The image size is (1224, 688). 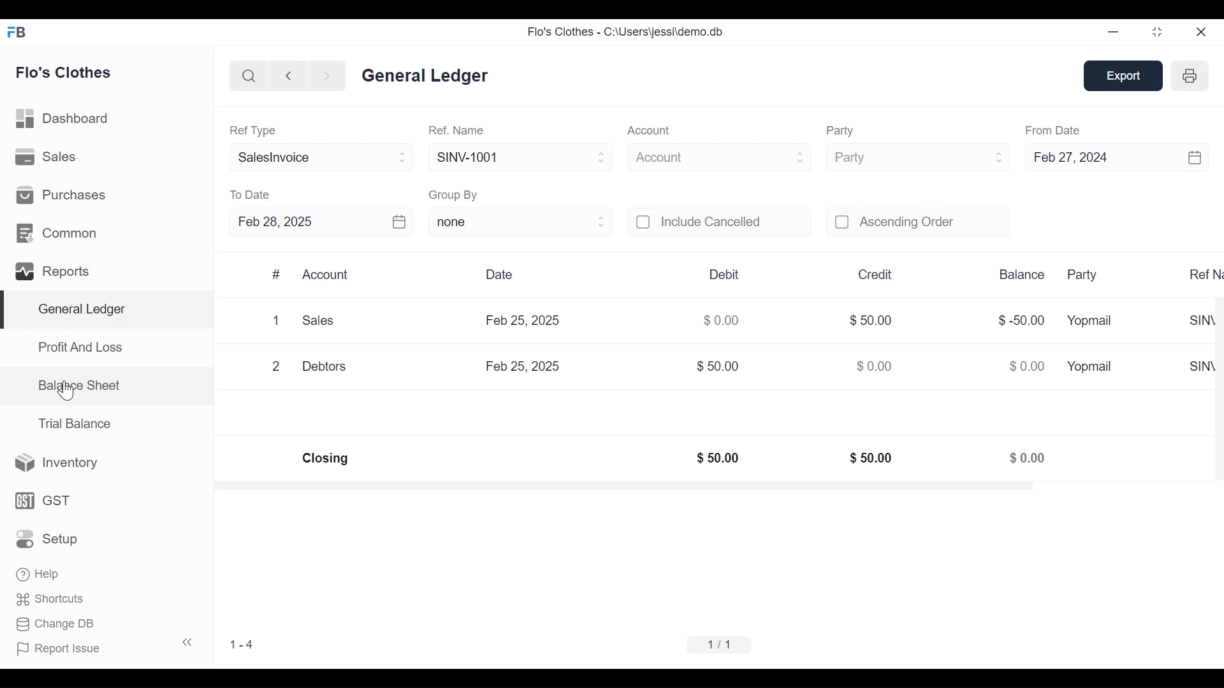 I want to click on inventory, so click(x=57, y=463).